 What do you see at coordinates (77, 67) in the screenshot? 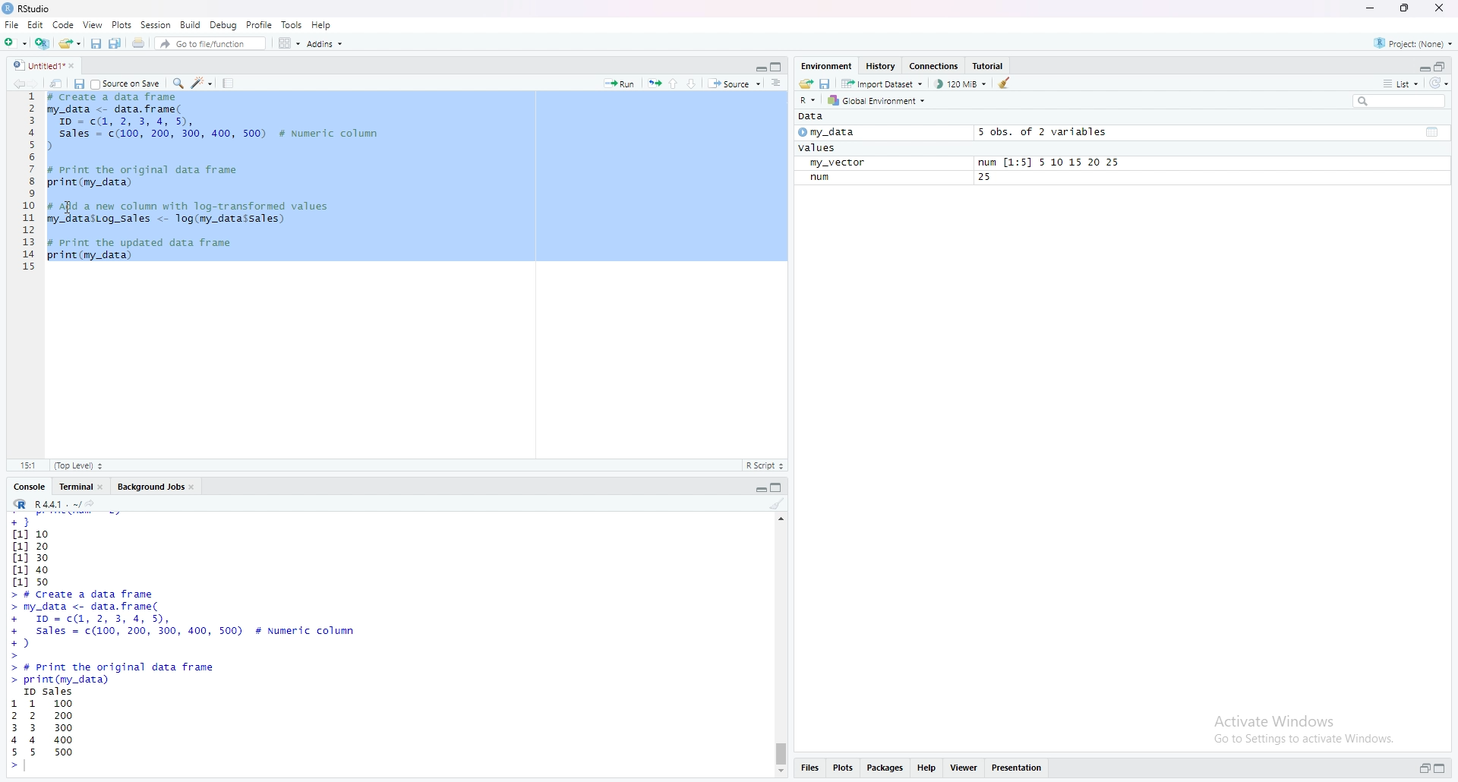
I see `close` at bounding box center [77, 67].